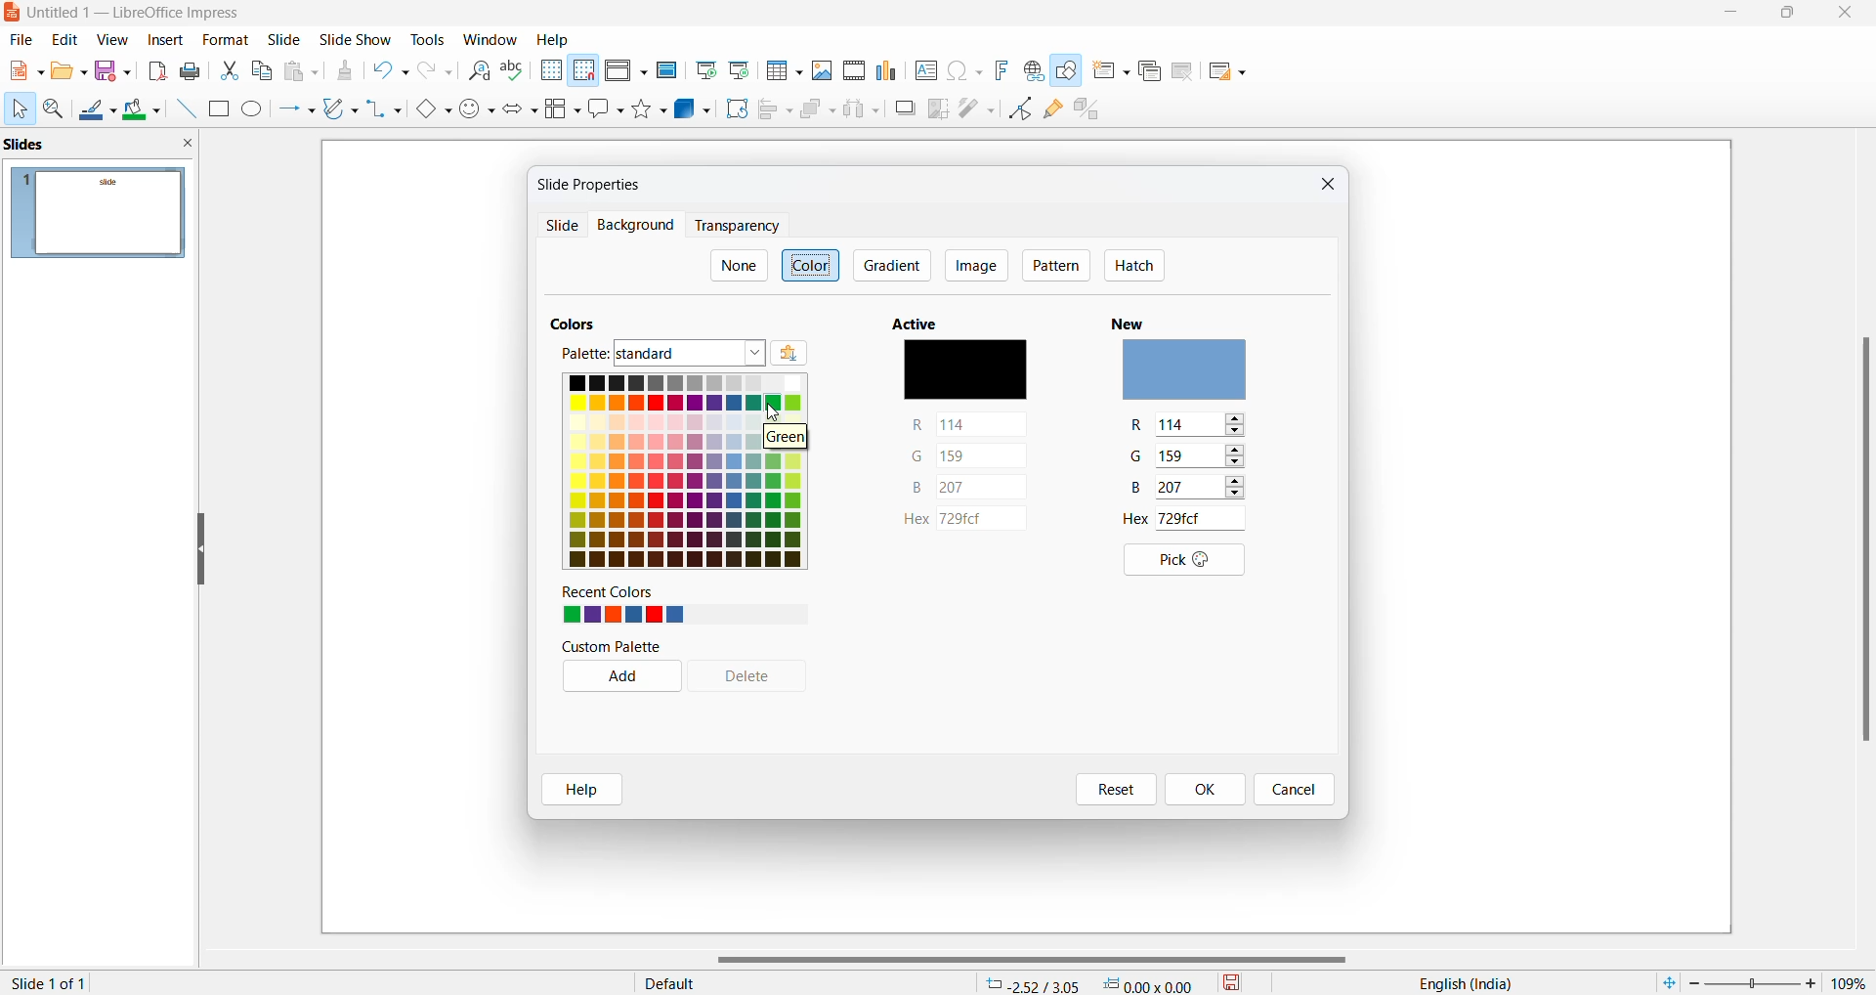 The width and height of the screenshot is (1876, 995). Describe the element at coordinates (963, 521) in the screenshot. I see `hex` at that location.